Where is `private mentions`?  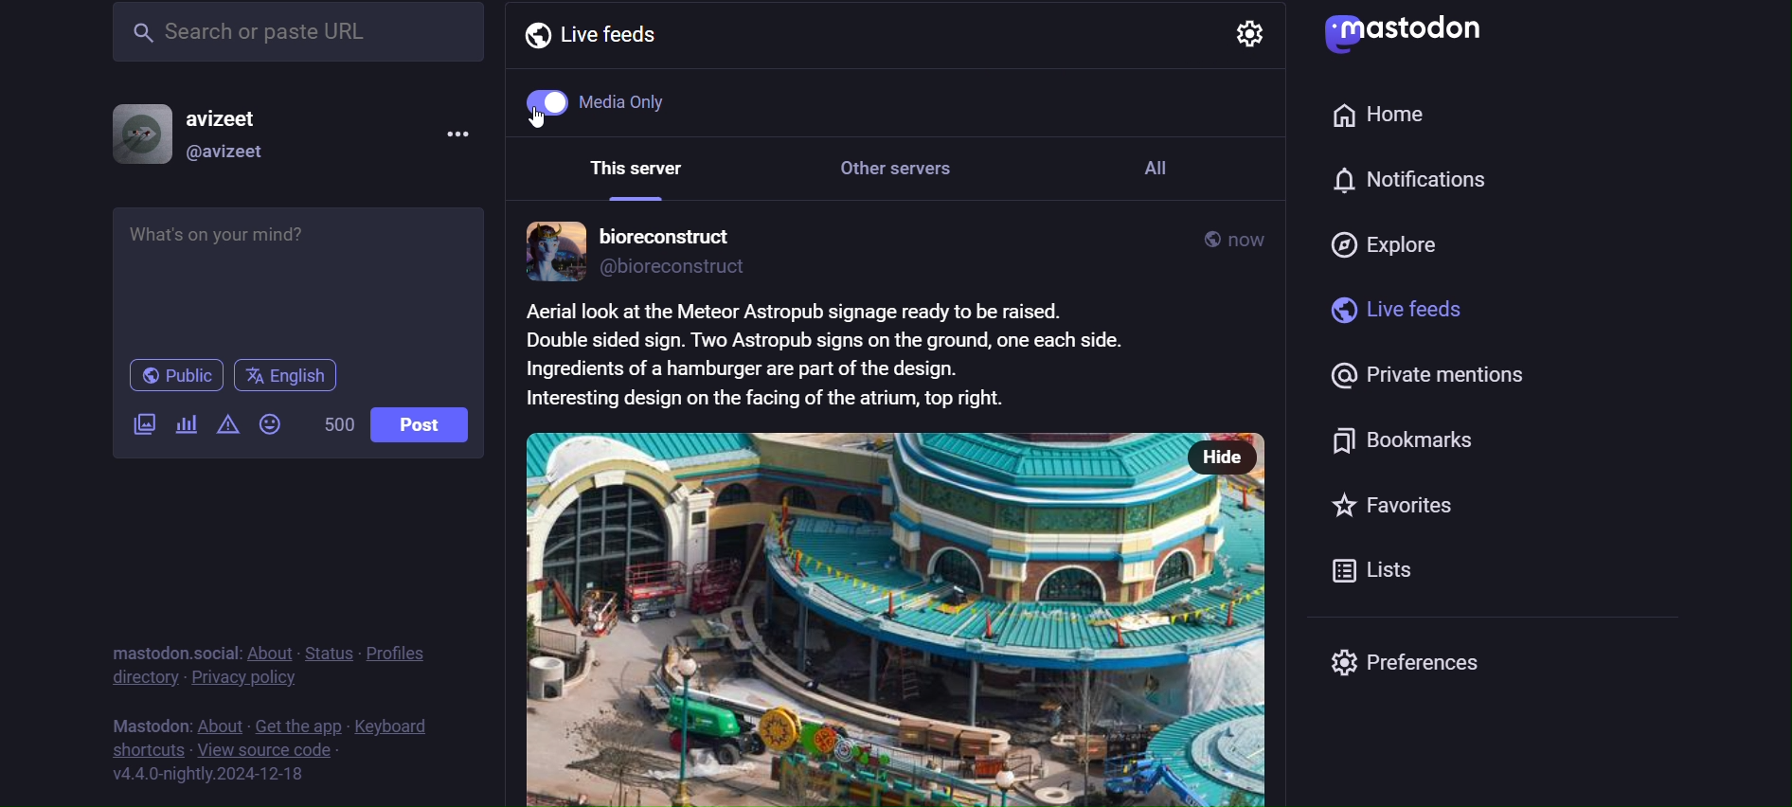
private mentions is located at coordinates (1440, 380).